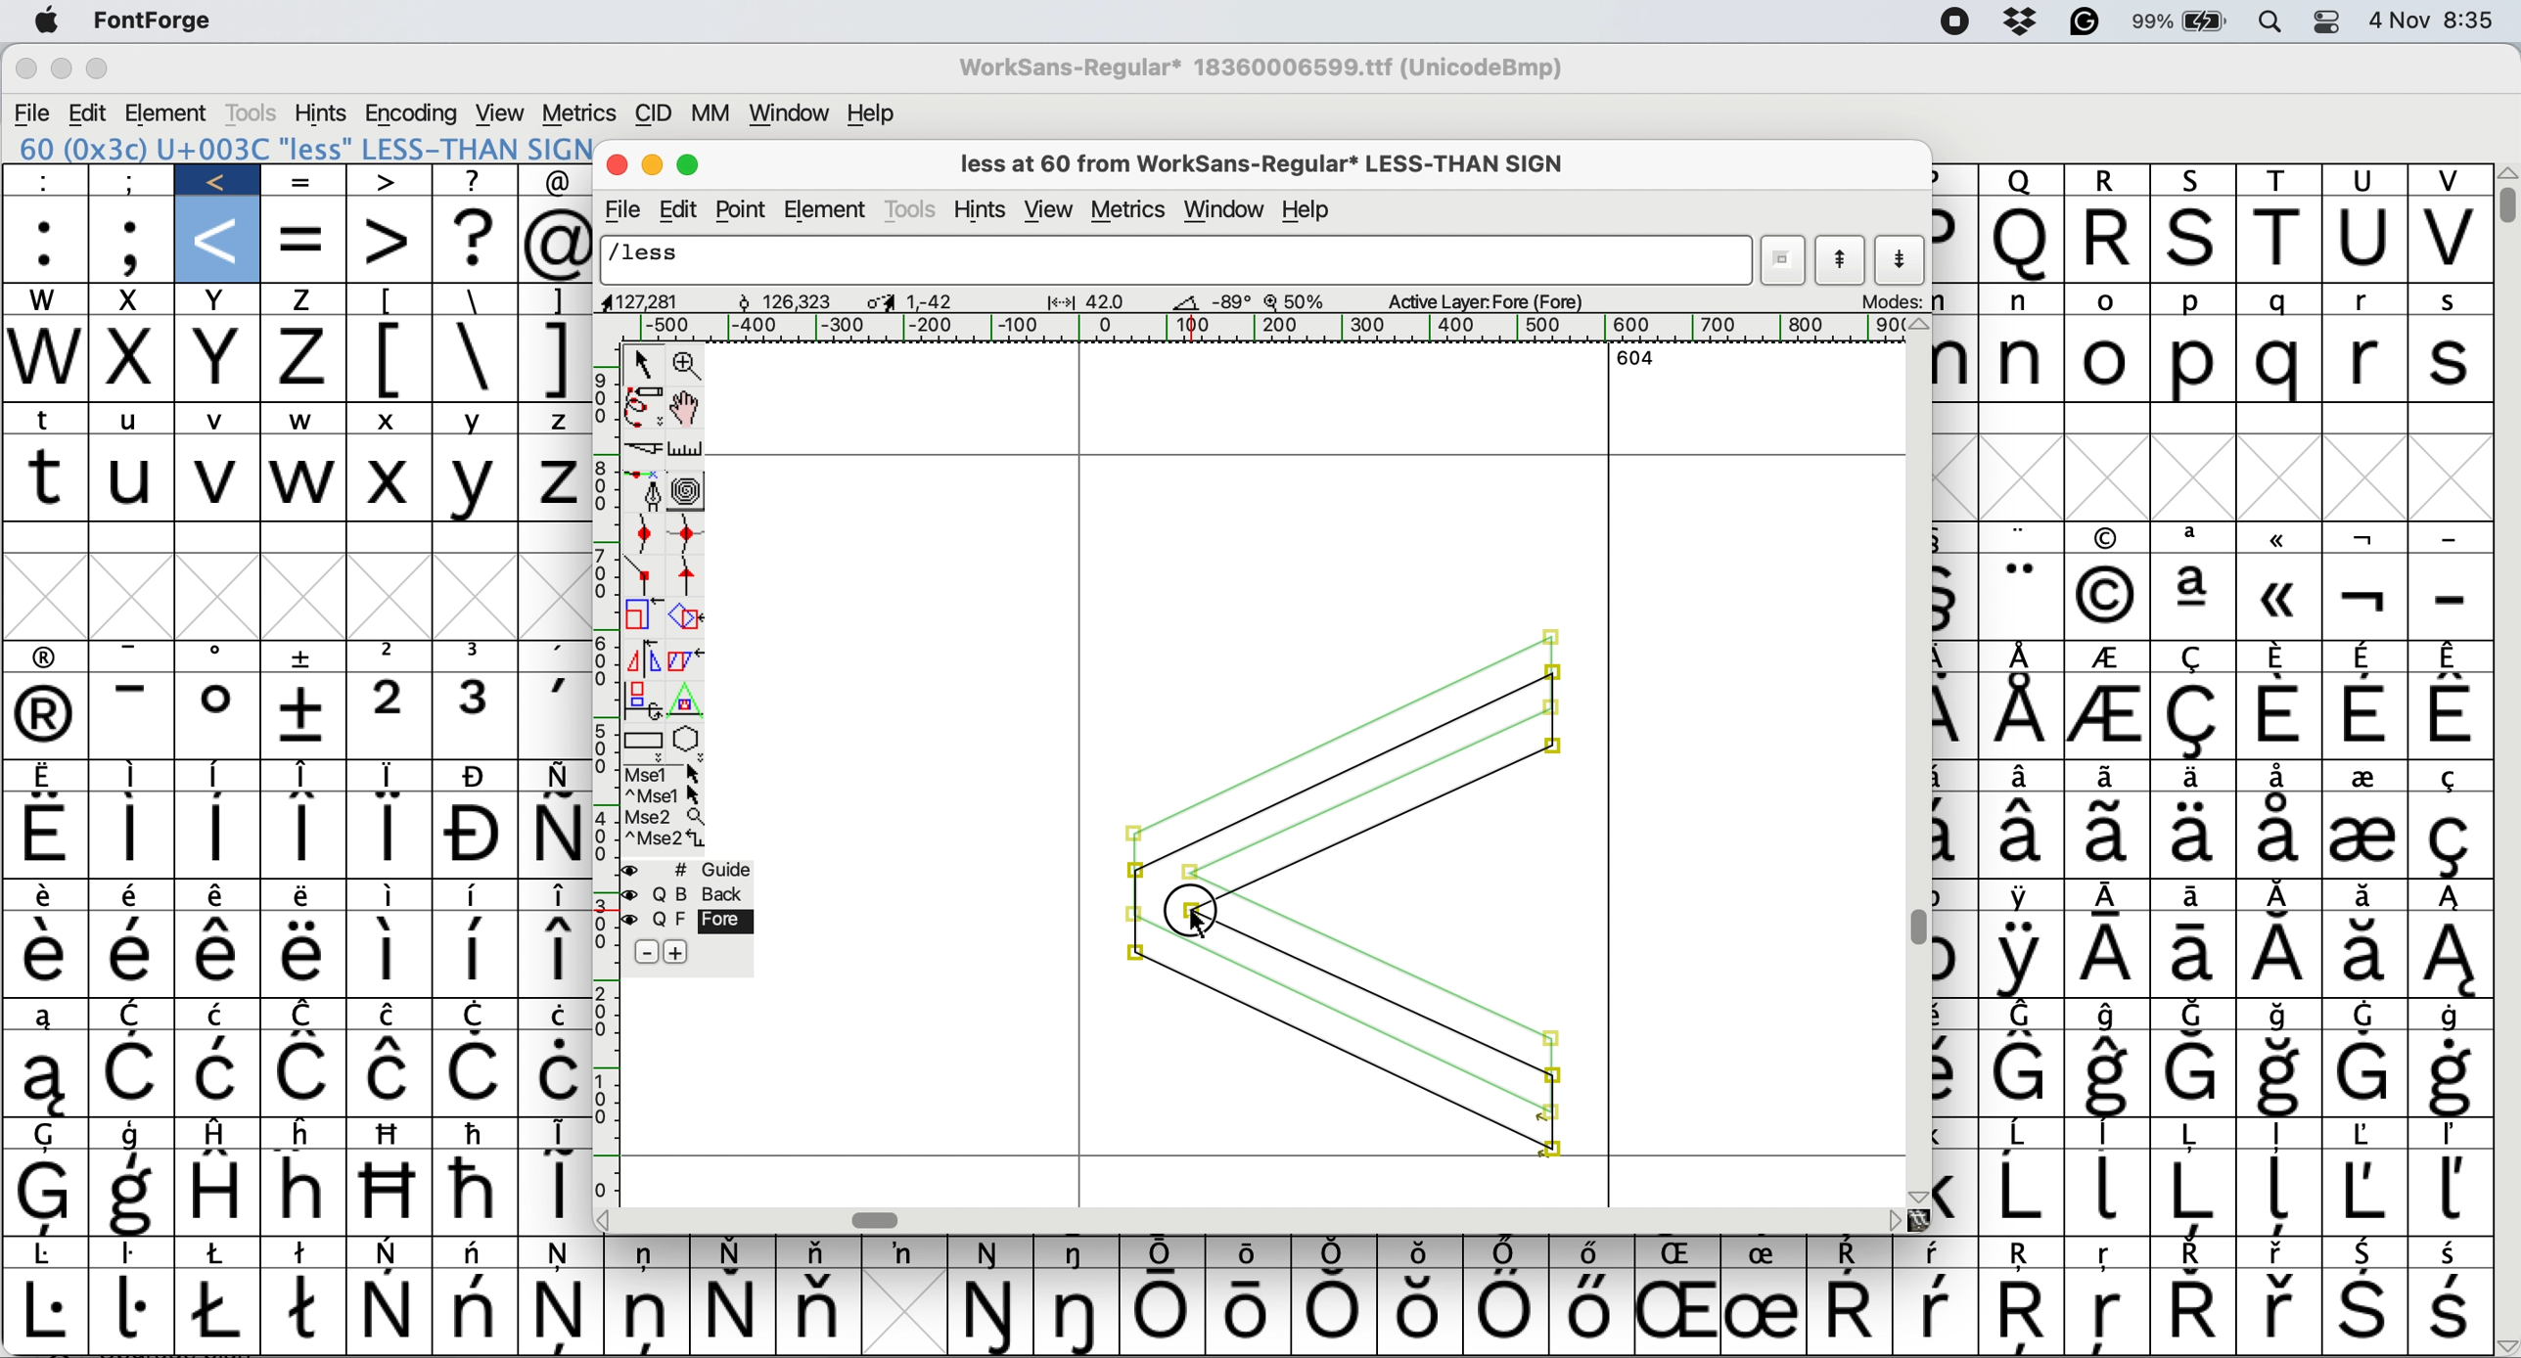 The width and height of the screenshot is (2521, 1358). Describe the element at coordinates (2368, 895) in the screenshot. I see `Symbol` at that location.